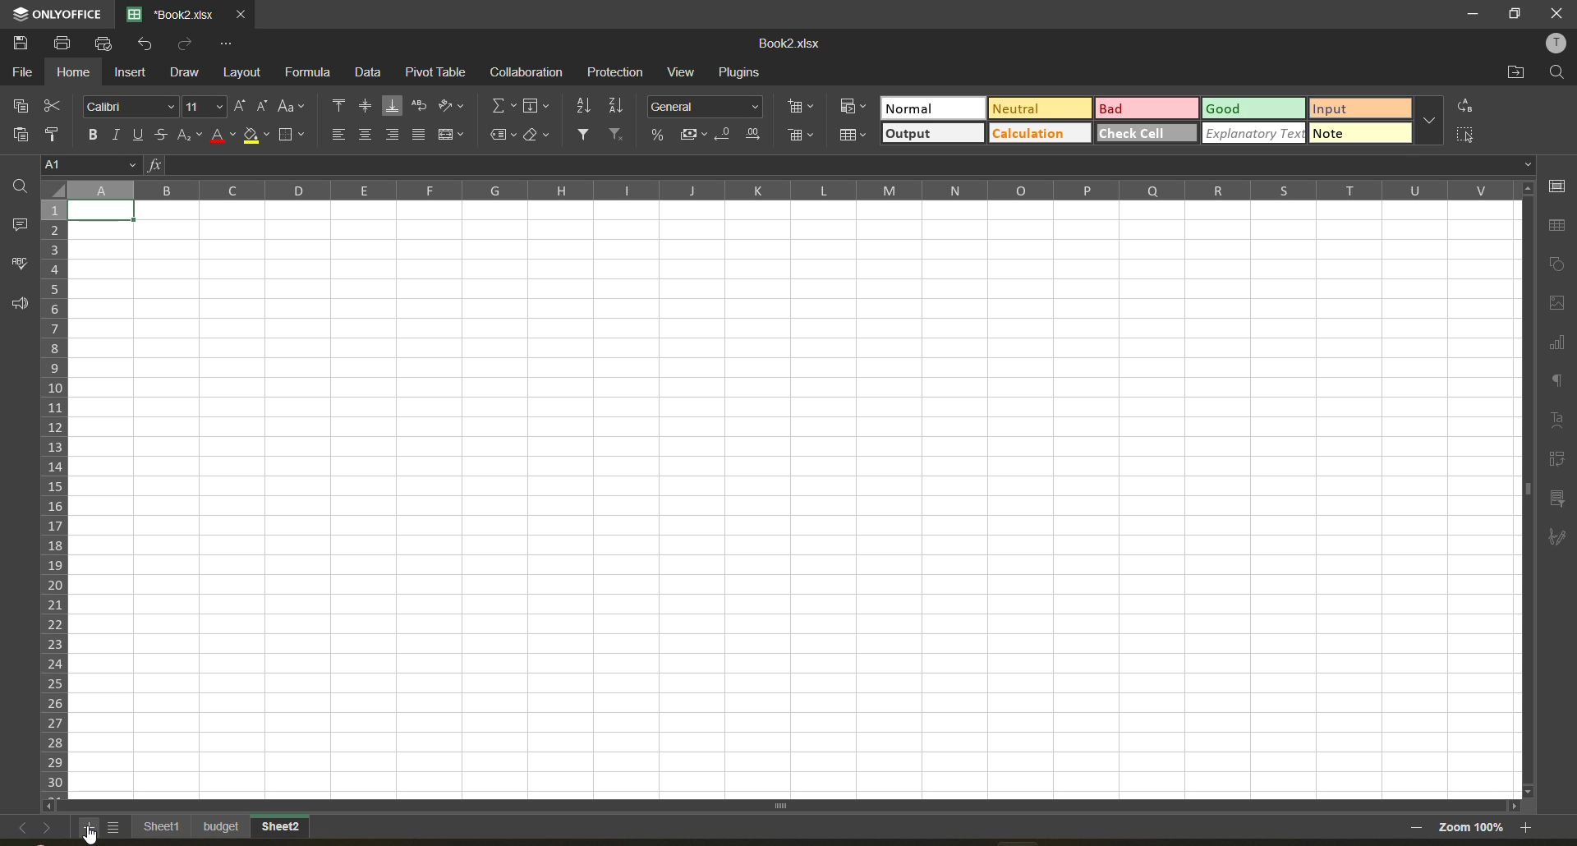  Describe the element at coordinates (53, 107) in the screenshot. I see `cut` at that location.